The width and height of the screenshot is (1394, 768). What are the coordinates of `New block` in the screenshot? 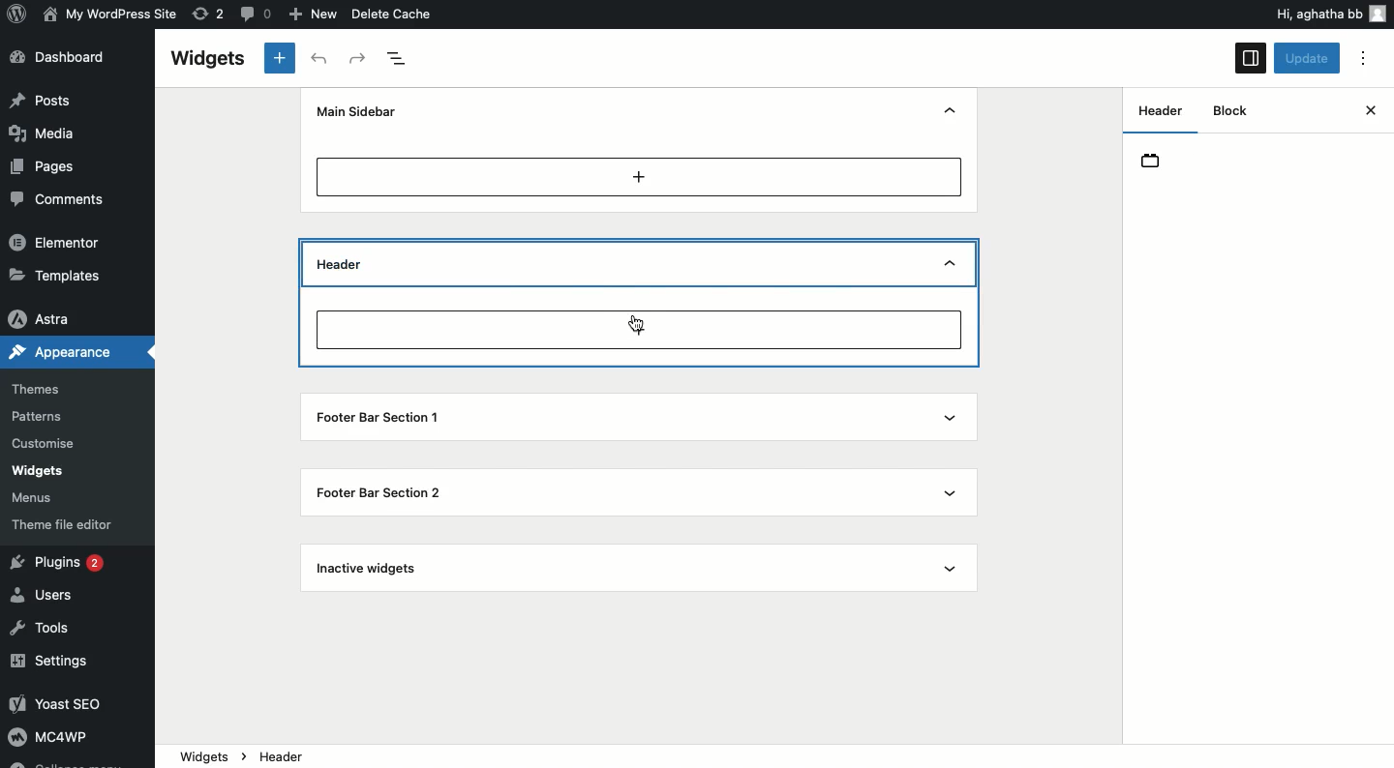 It's located at (281, 58).